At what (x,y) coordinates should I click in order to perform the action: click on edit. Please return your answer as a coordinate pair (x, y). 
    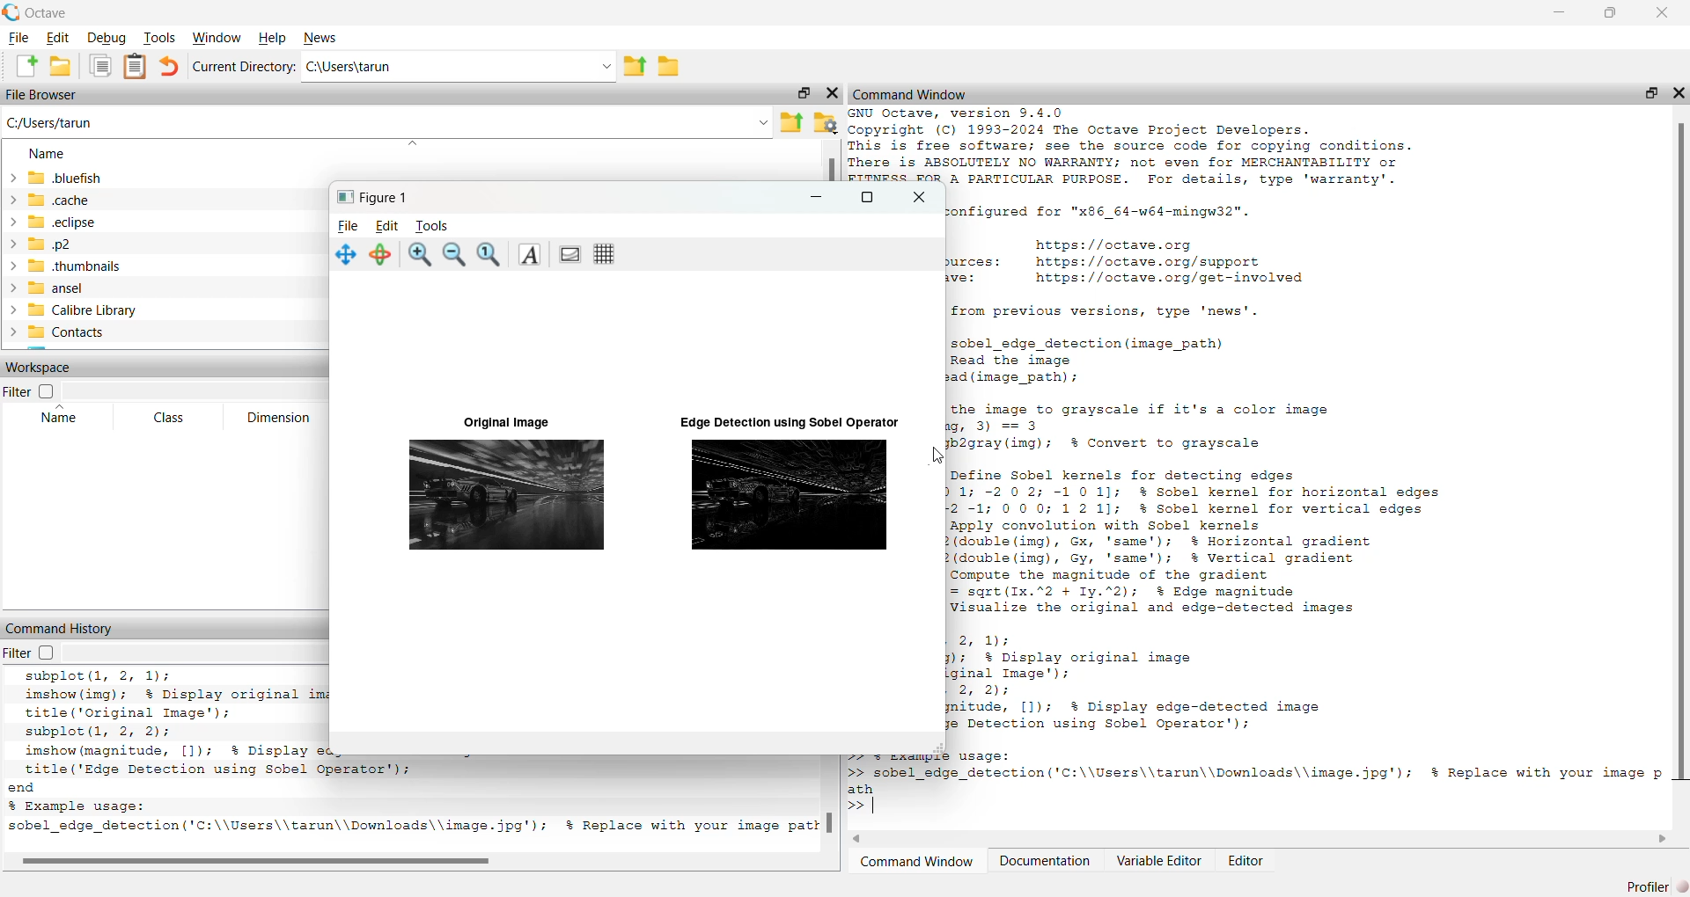
    Looking at the image, I should click on (390, 223).